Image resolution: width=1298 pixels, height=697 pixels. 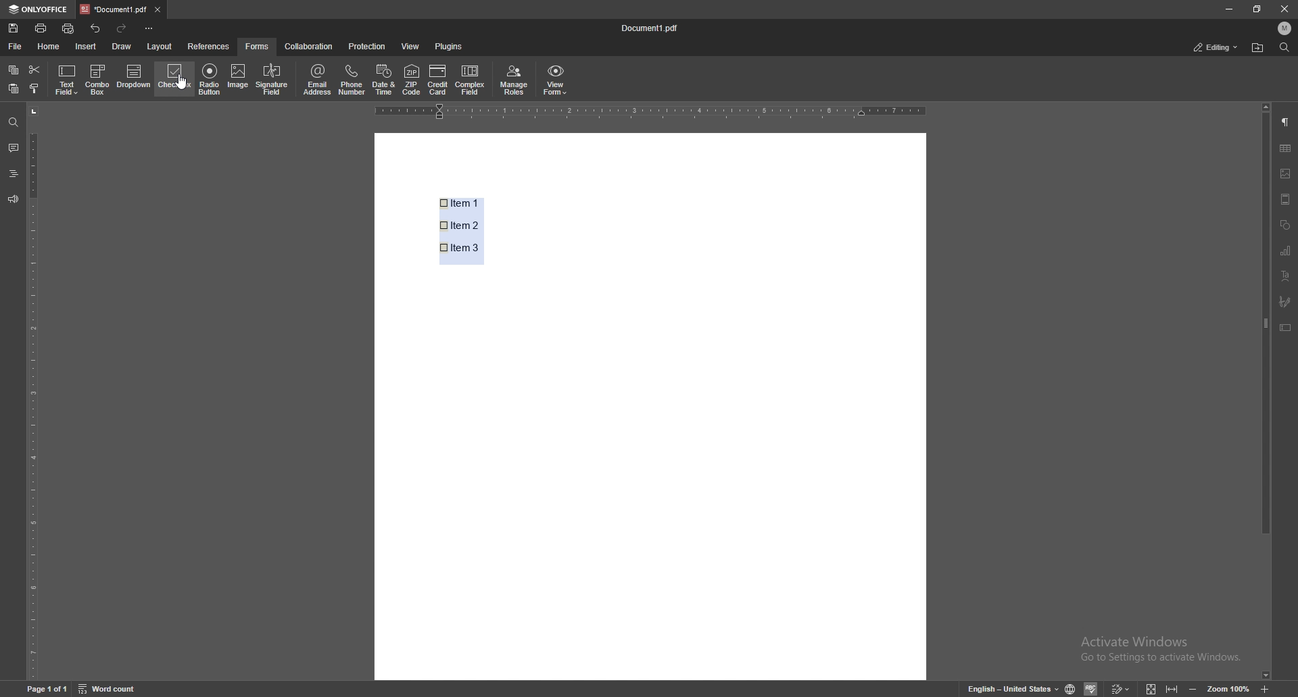 I want to click on date and time, so click(x=384, y=79).